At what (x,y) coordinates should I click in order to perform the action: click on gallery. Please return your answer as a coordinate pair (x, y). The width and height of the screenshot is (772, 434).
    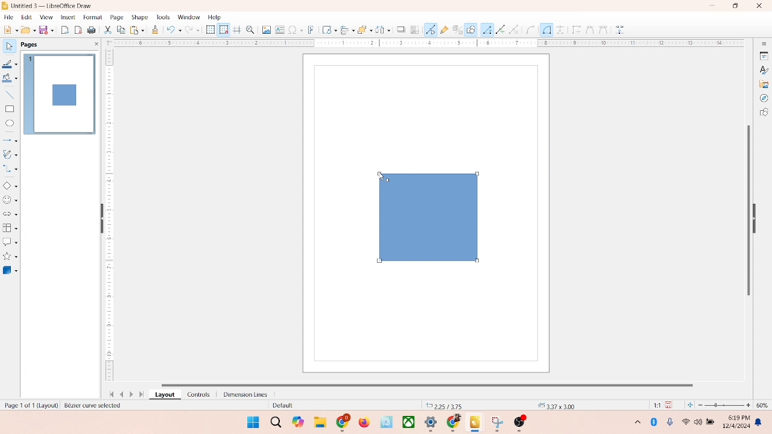
    Looking at the image, I should click on (764, 83).